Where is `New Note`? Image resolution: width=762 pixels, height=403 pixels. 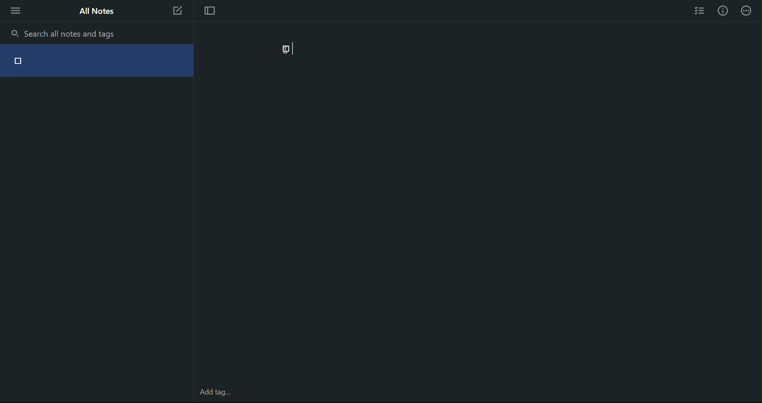
New Note is located at coordinates (178, 10).